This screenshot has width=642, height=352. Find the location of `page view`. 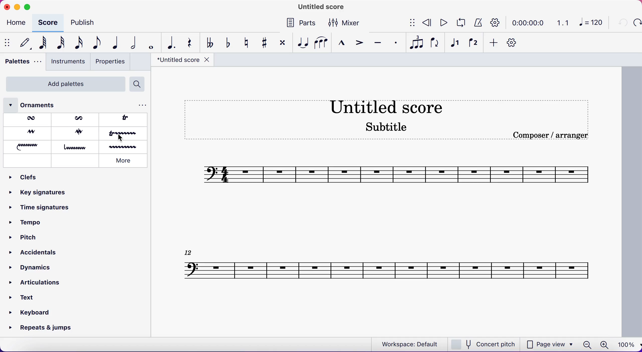

page view is located at coordinates (550, 344).